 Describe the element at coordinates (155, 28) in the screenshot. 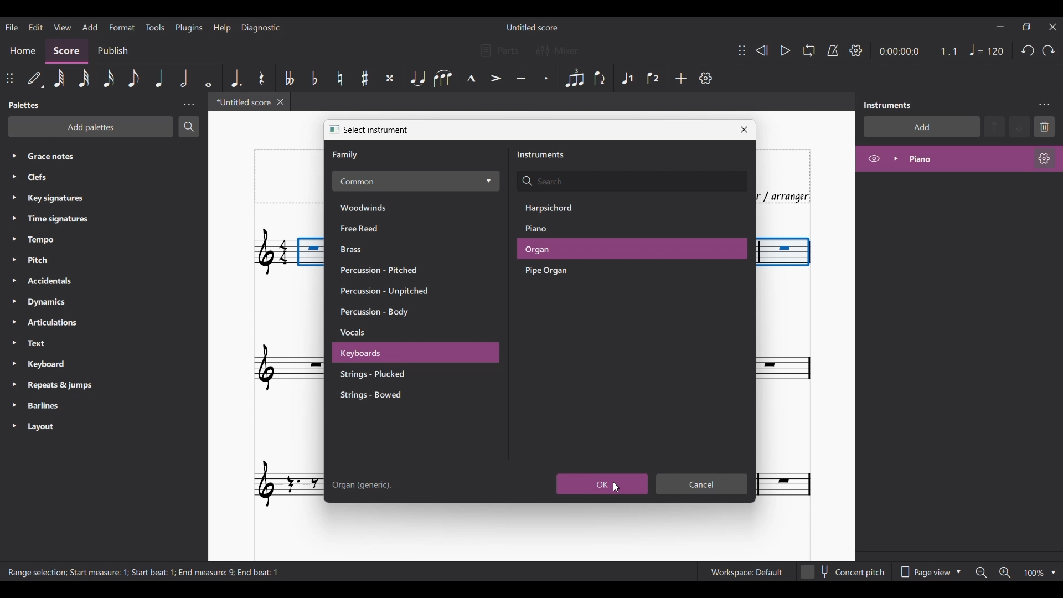

I see `Tools menu` at that location.